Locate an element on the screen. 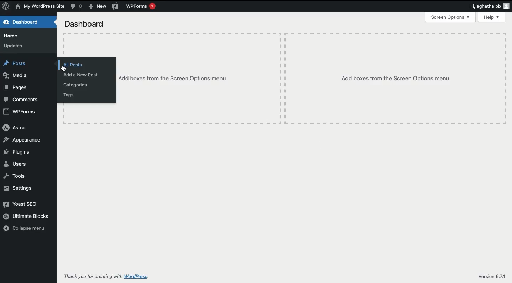 This screenshot has height=283, width=512. Comments is located at coordinates (77, 6).